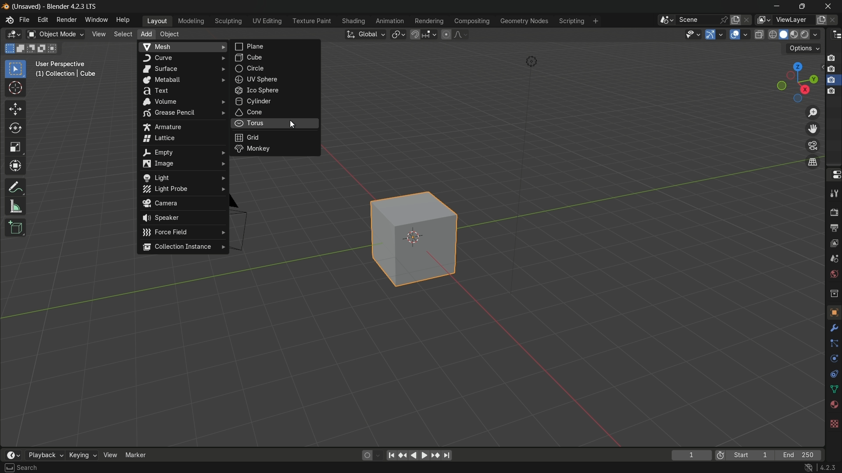 This screenshot has height=473, width=842. What do you see at coordinates (182, 126) in the screenshot?
I see `armature` at bounding box center [182, 126].